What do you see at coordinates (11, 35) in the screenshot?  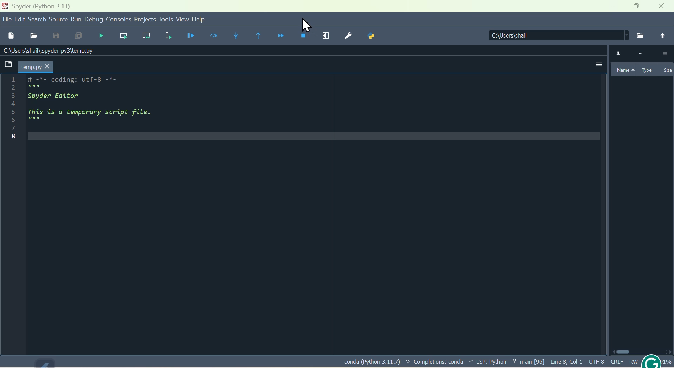 I see `New files` at bounding box center [11, 35].